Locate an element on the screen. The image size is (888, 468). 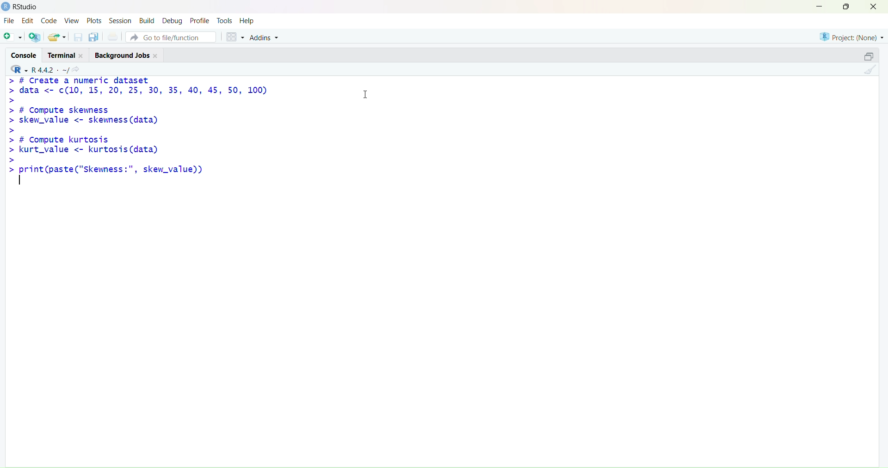
Save all open documents (Ctrl + Alt + S) is located at coordinates (94, 37).